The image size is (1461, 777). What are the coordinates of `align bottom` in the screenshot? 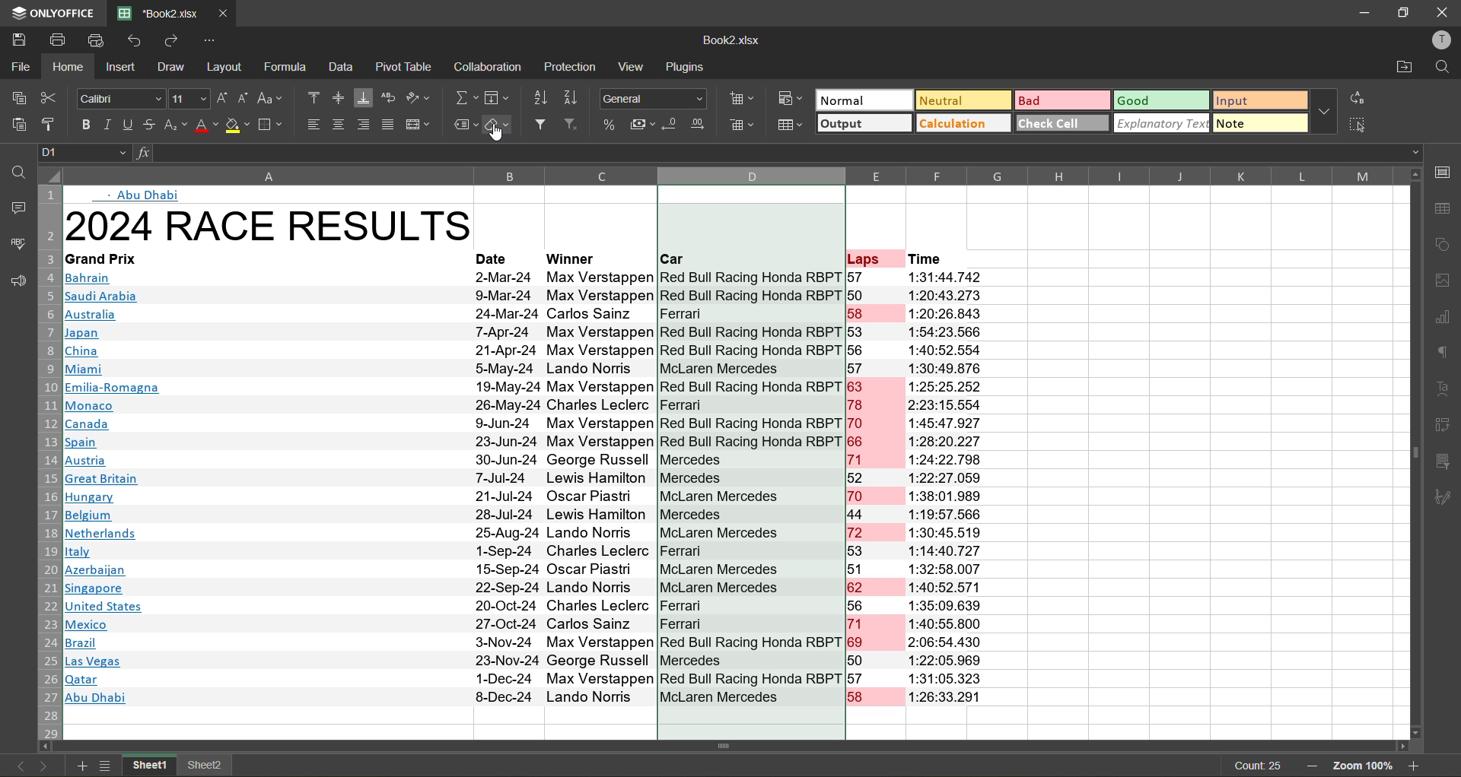 It's located at (364, 100).